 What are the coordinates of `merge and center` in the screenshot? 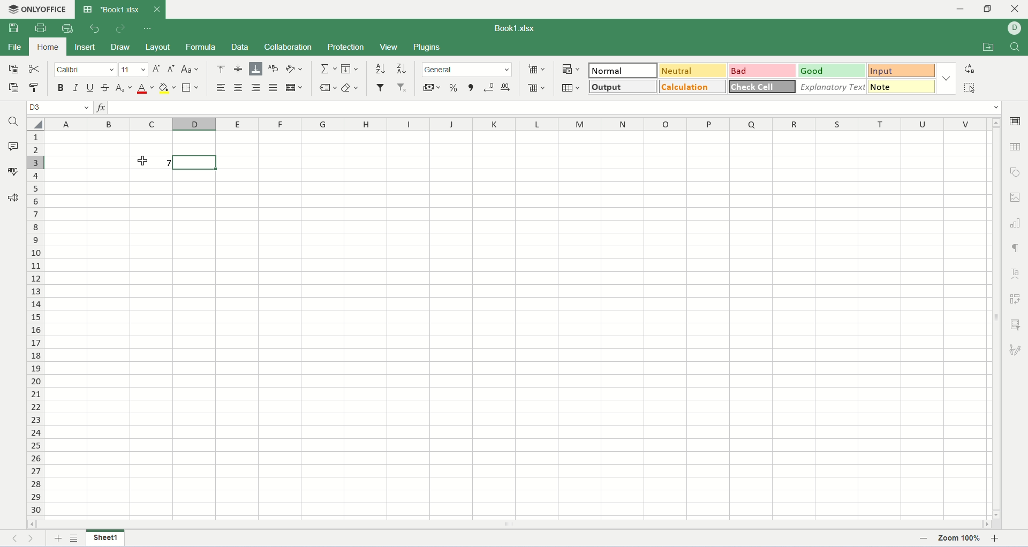 It's located at (294, 87).